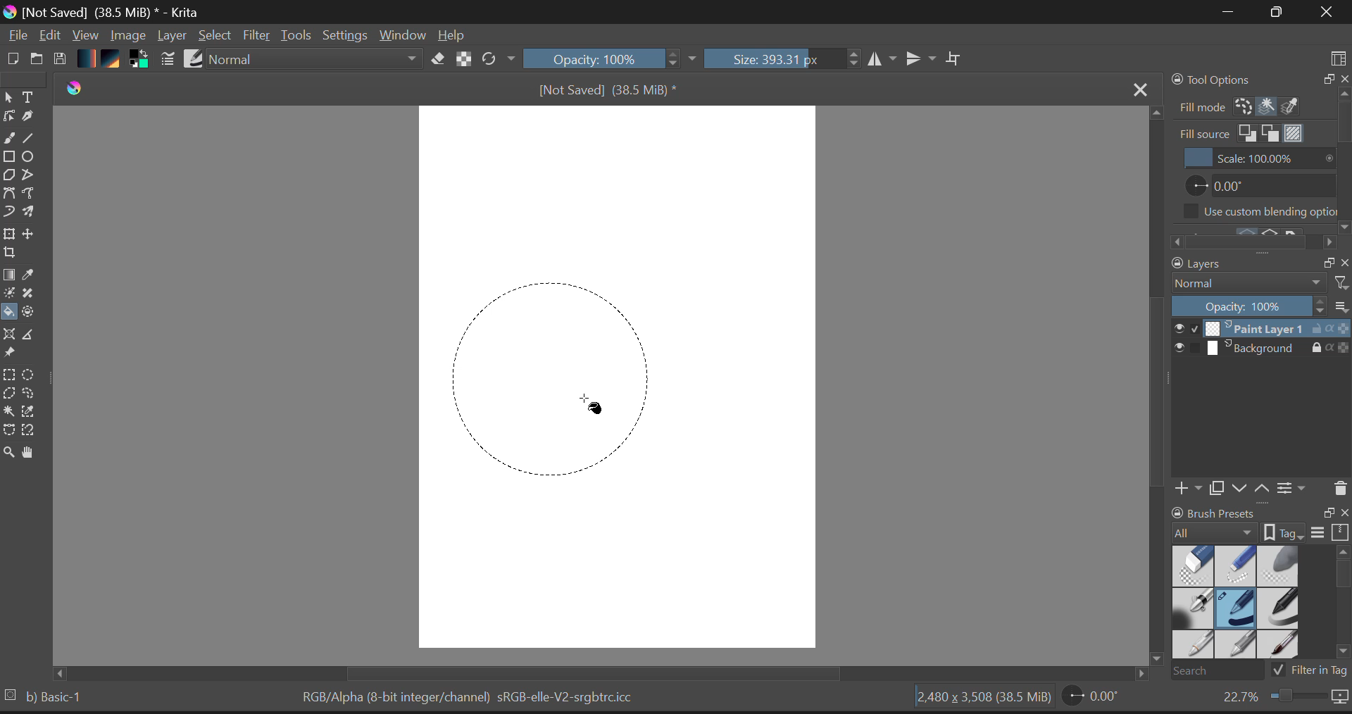 The height and width of the screenshot is (714, 1352). I want to click on Reference Images, so click(11, 354).